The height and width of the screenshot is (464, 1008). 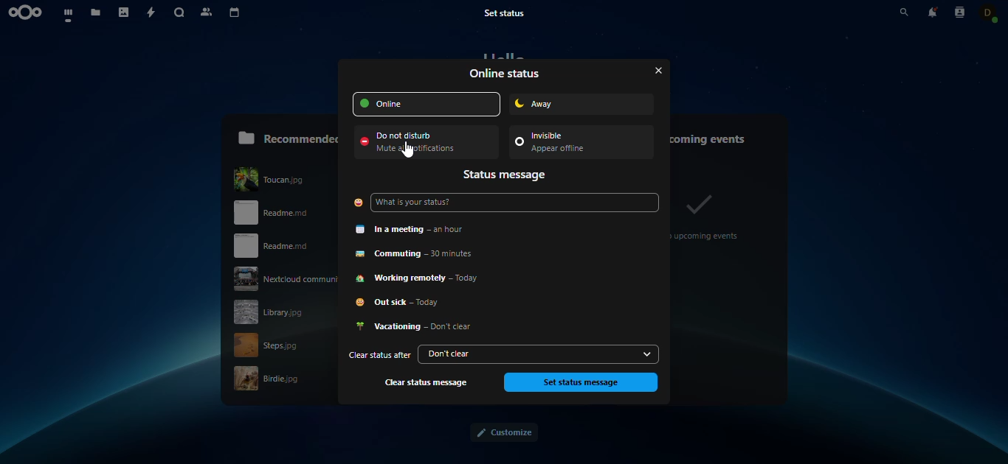 What do you see at coordinates (97, 14) in the screenshot?
I see `files` at bounding box center [97, 14].